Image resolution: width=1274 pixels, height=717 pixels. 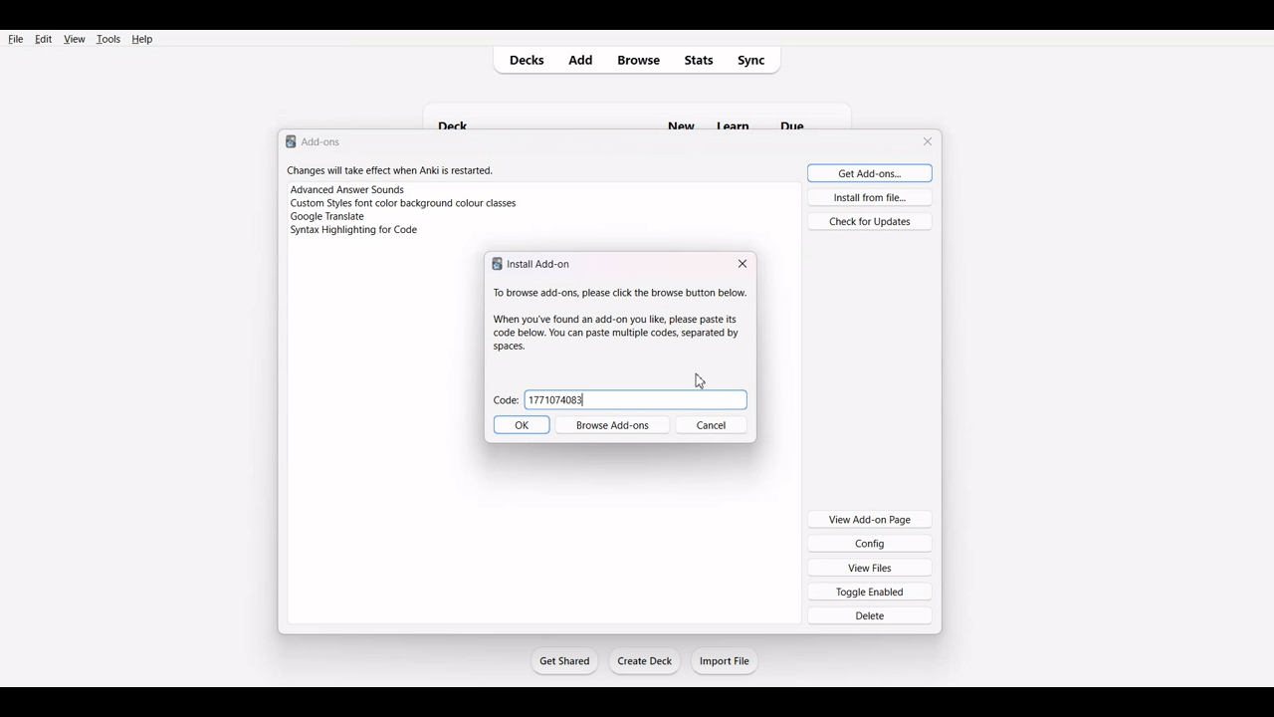 What do you see at coordinates (866, 172) in the screenshot?
I see `Get Add-ons` at bounding box center [866, 172].